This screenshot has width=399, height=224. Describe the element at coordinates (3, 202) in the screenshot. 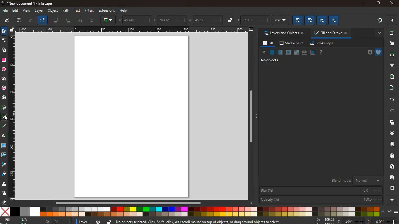

I see `erase` at that location.